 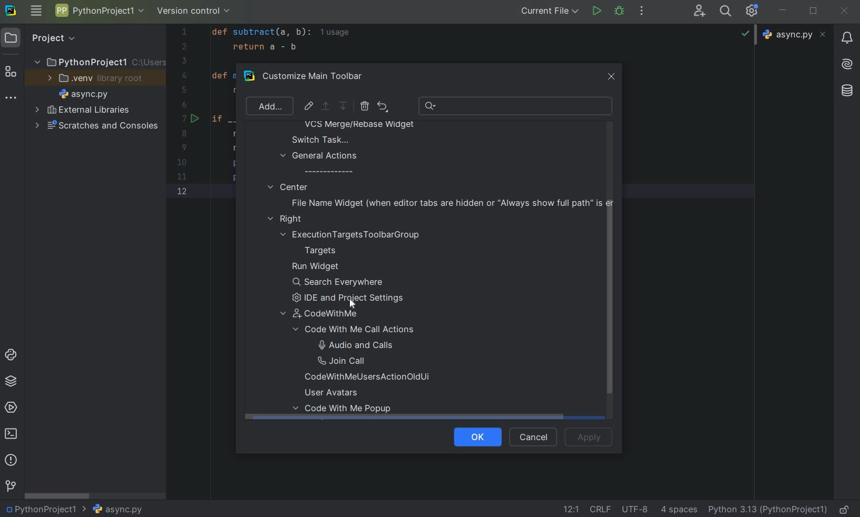 What do you see at coordinates (45, 38) in the screenshot?
I see `PROJECT` at bounding box center [45, 38].